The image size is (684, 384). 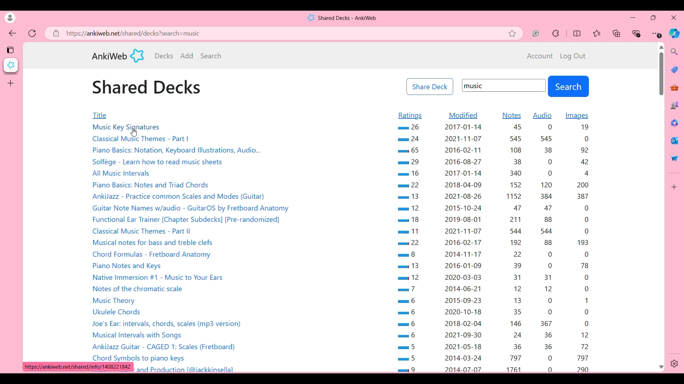 What do you see at coordinates (675, 52) in the screenshot?
I see `Search` at bounding box center [675, 52].